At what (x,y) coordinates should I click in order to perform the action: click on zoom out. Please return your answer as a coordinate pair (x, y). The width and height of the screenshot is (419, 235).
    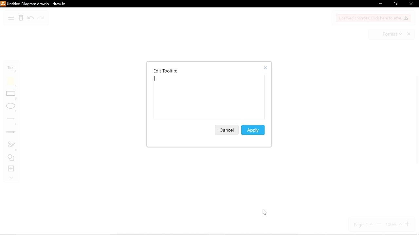
    Looking at the image, I should click on (379, 225).